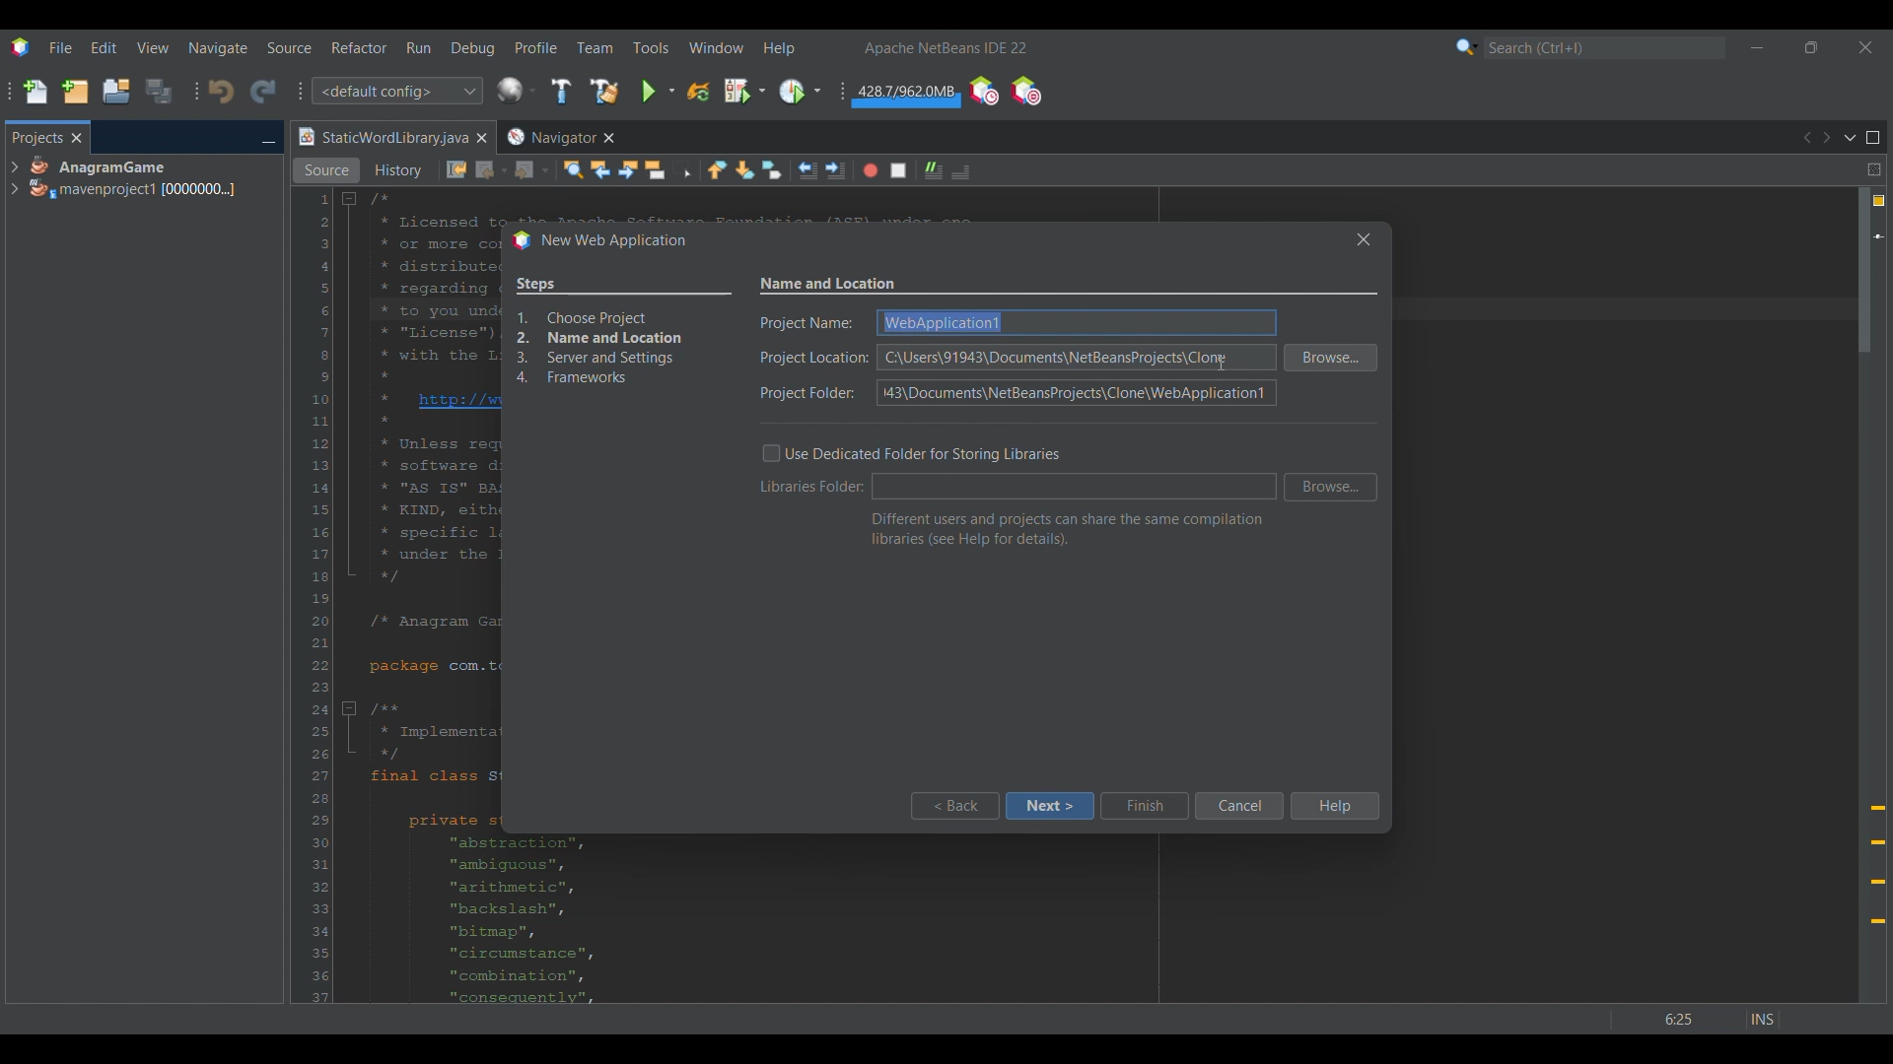 The image size is (1893, 1064). What do you see at coordinates (650, 47) in the screenshot?
I see `Tools menu` at bounding box center [650, 47].